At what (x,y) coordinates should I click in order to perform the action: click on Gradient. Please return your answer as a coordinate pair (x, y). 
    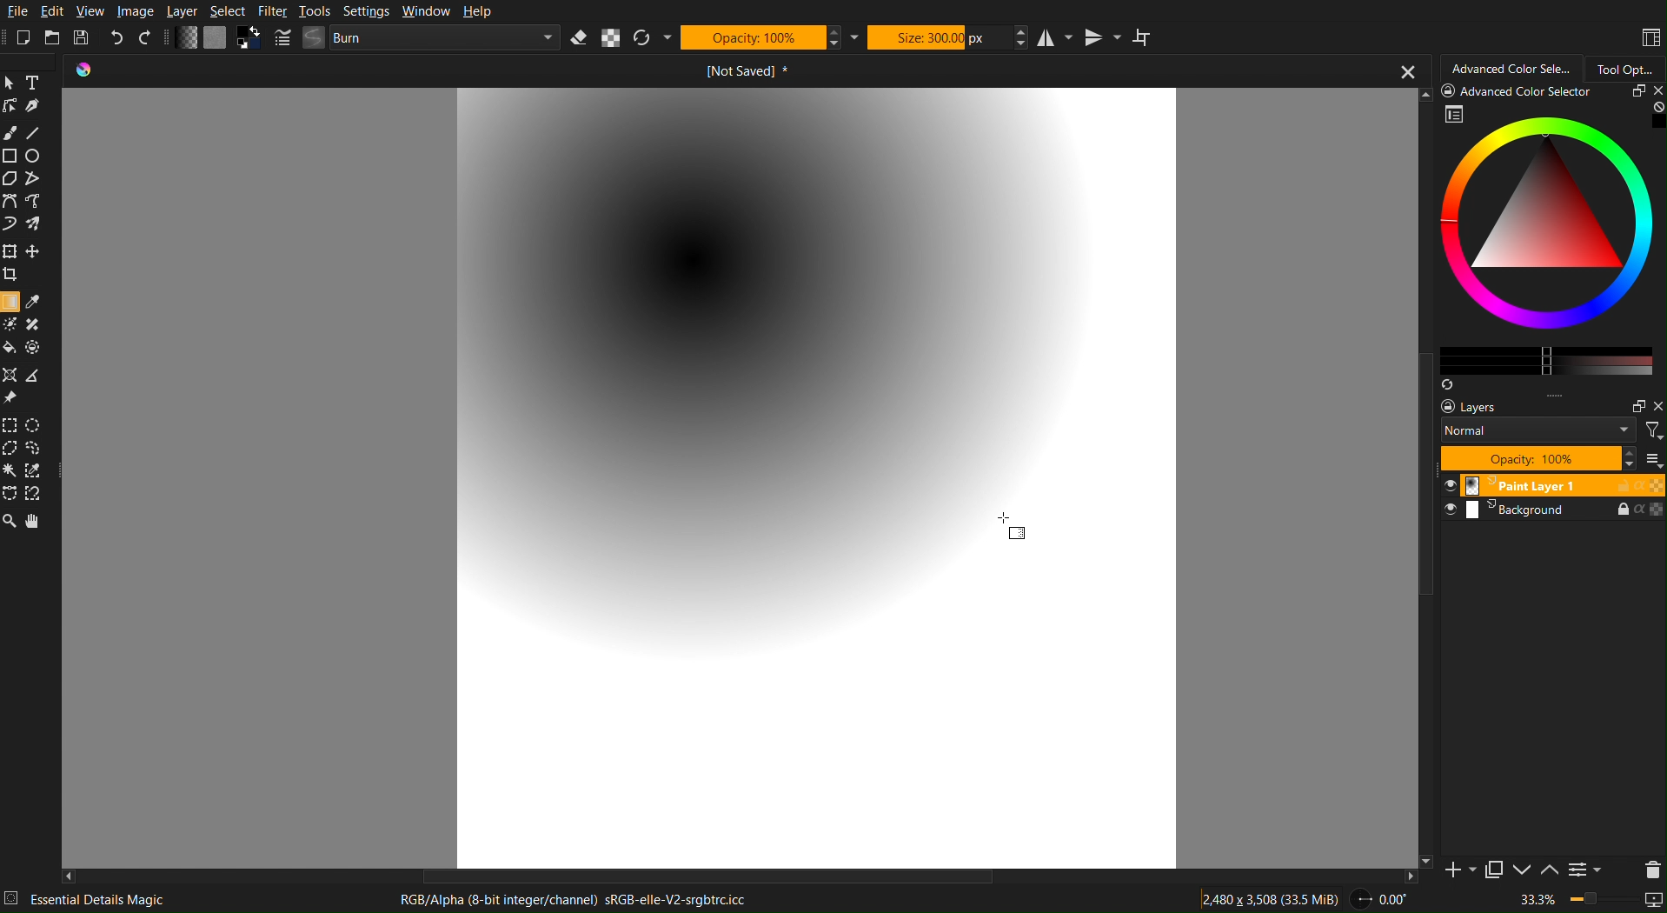
    Looking at the image, I should click on (1017, 534).